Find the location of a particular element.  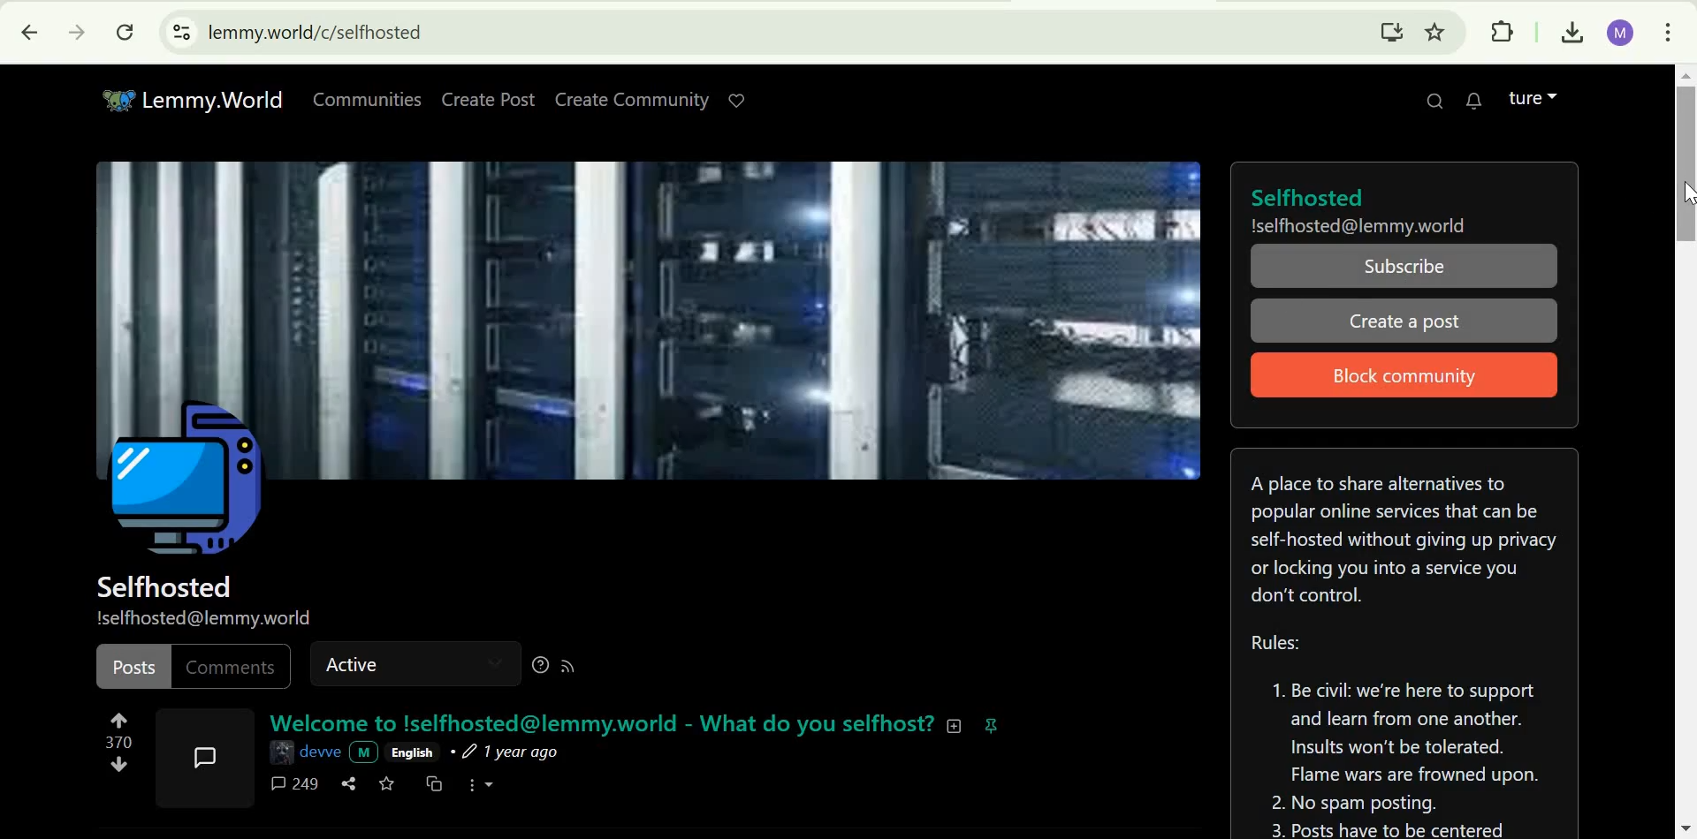

cross-post is located at coordinates (436, 783).